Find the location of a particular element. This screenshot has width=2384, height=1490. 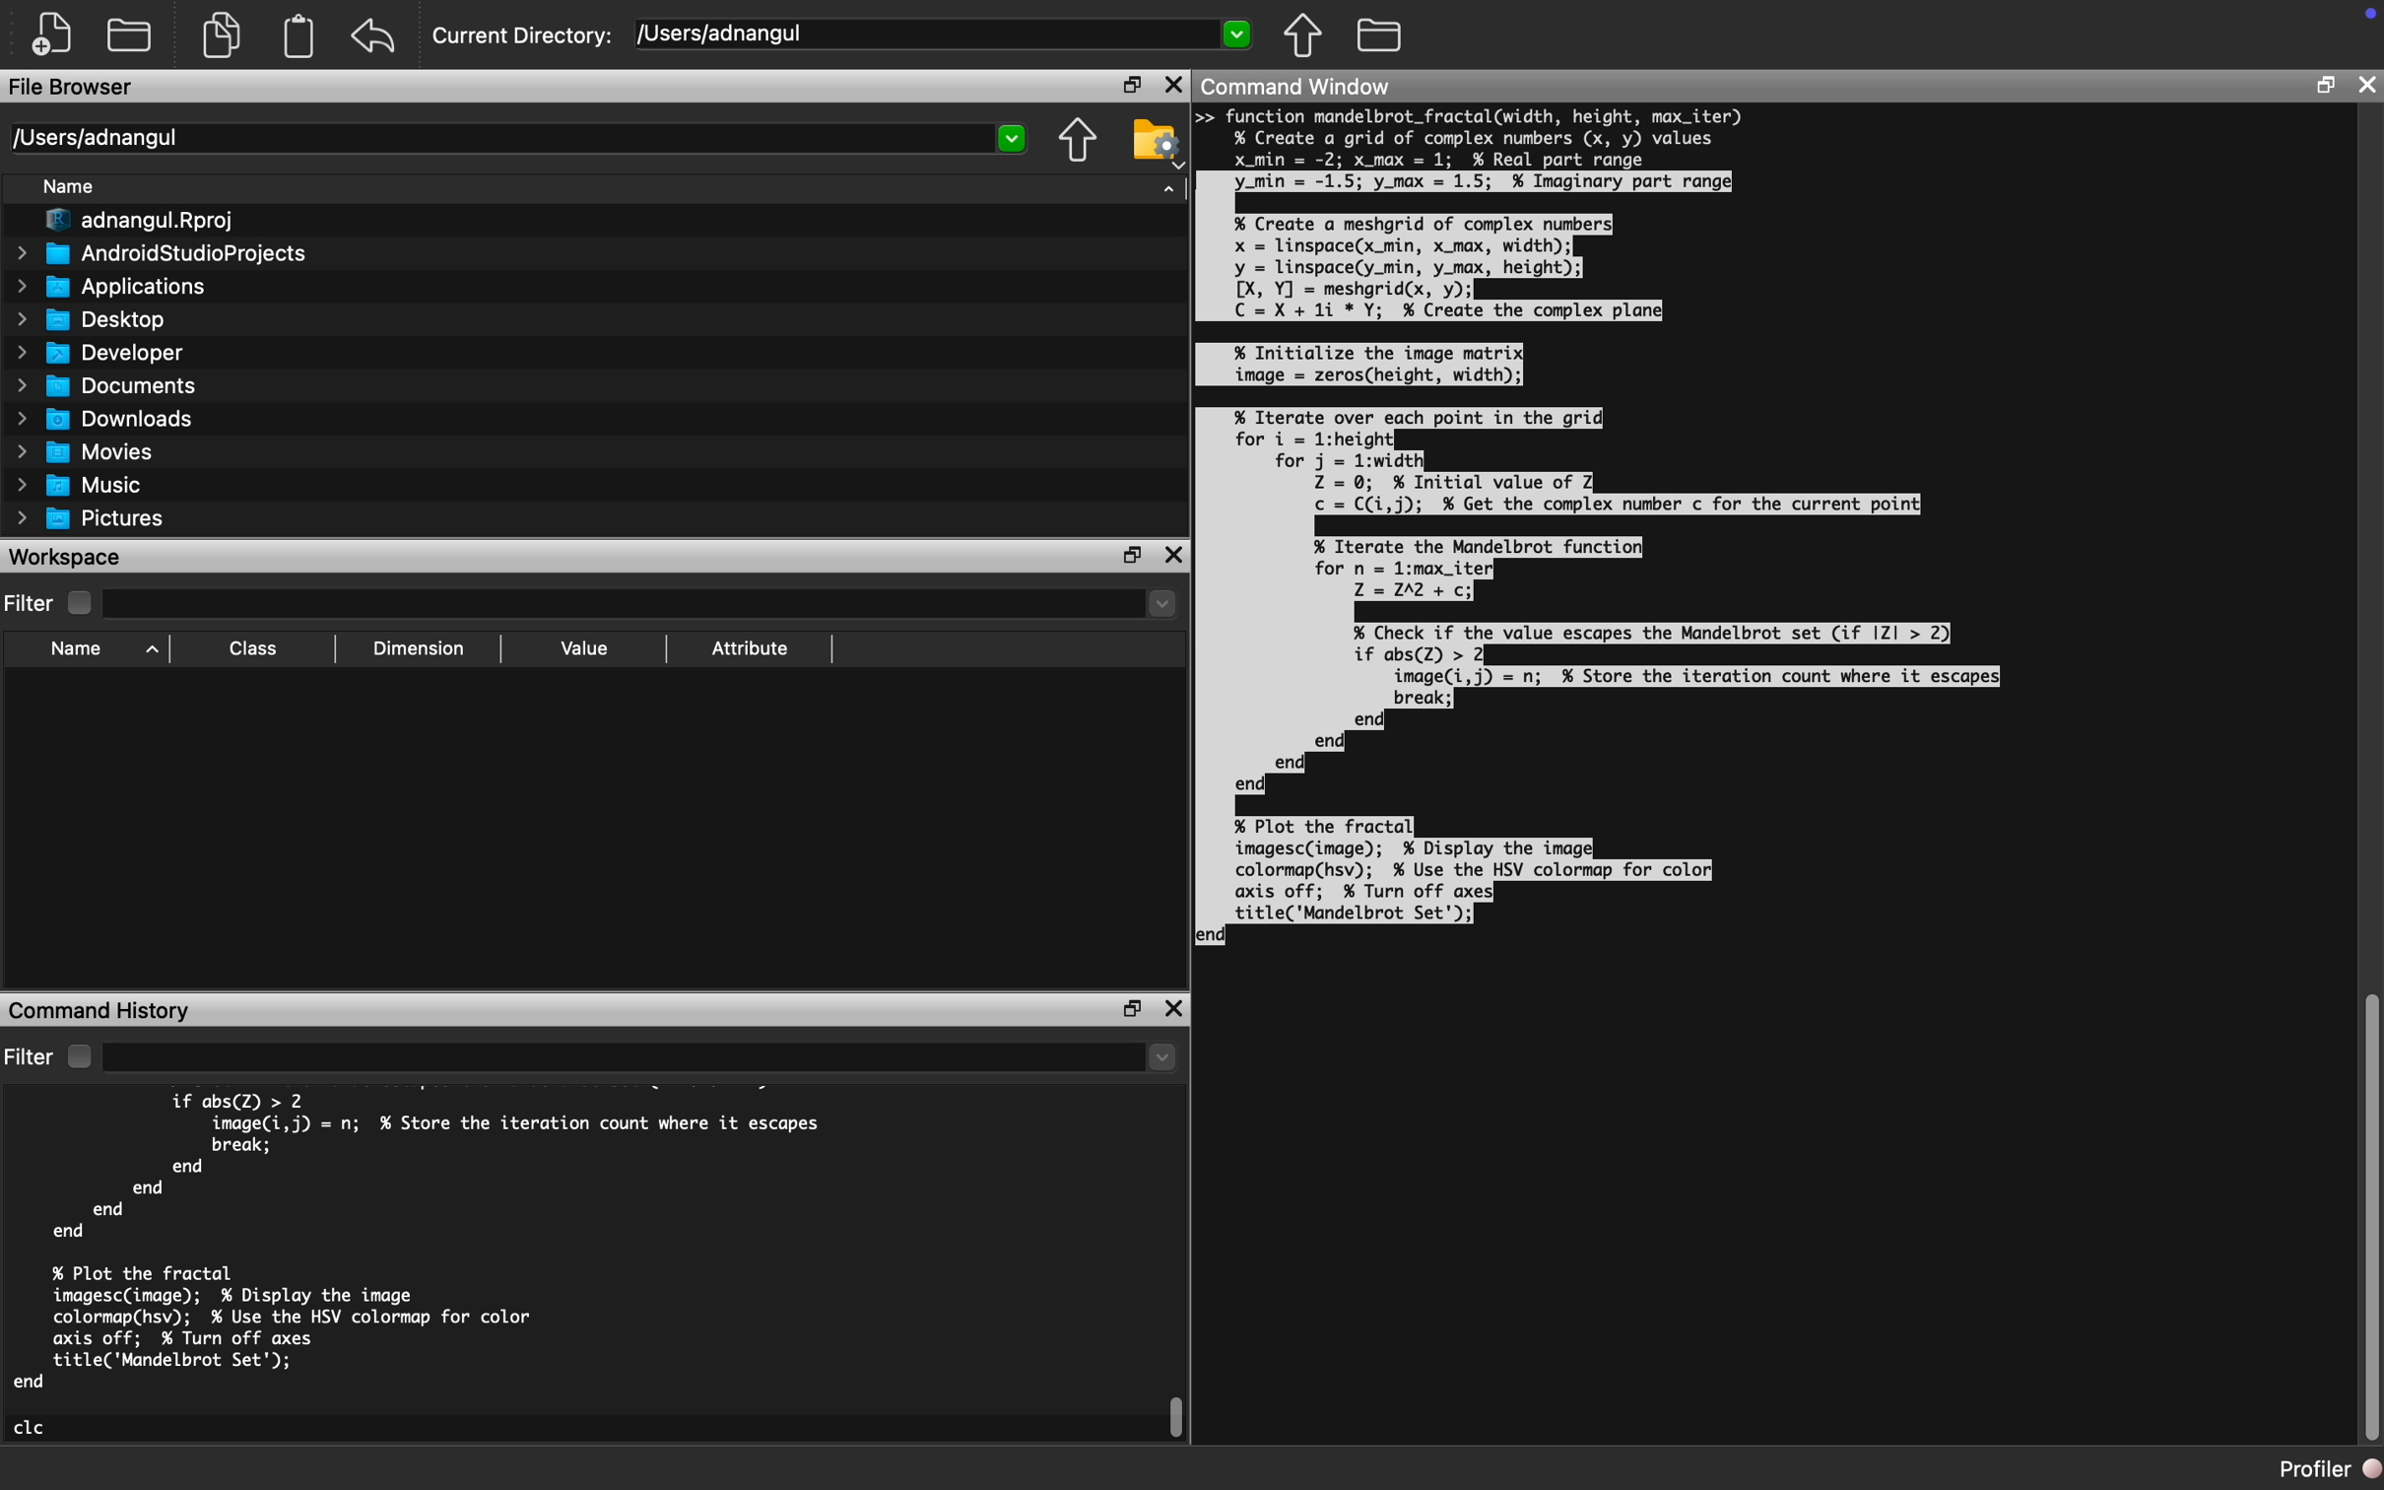

Parent Directory is located at coordinates (1080, 139).